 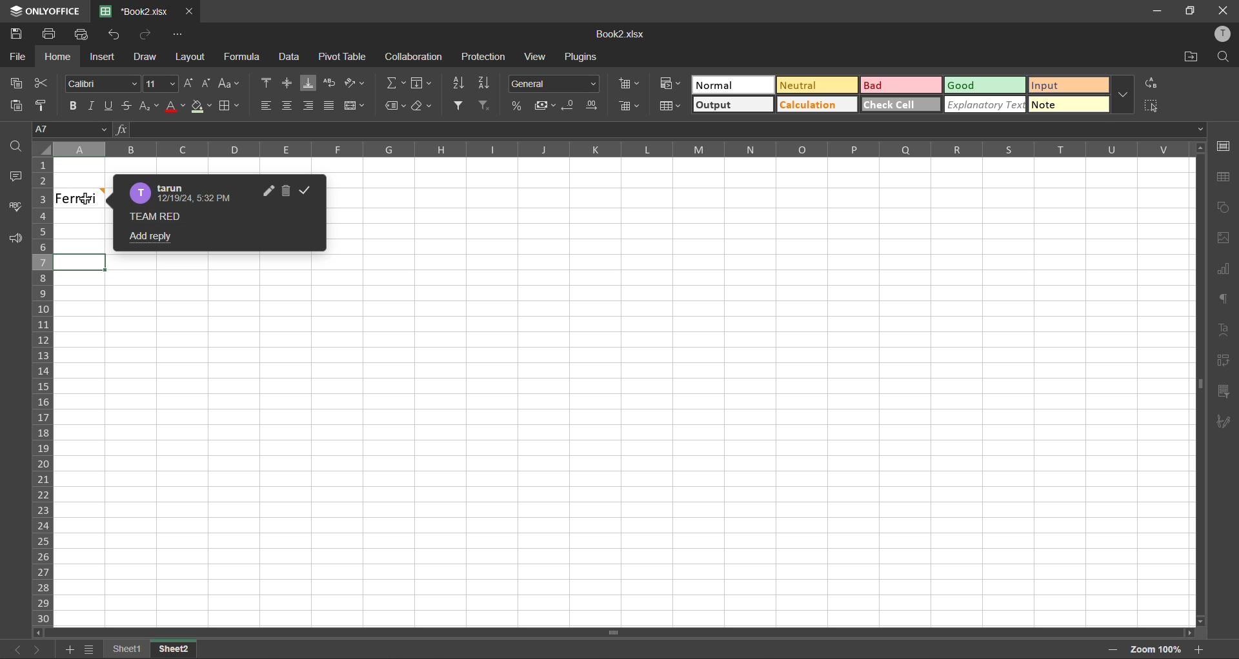 What do you see at coordinates (18, 180) in the screenshot?
I see `comments` at bounding box center [18, 180].